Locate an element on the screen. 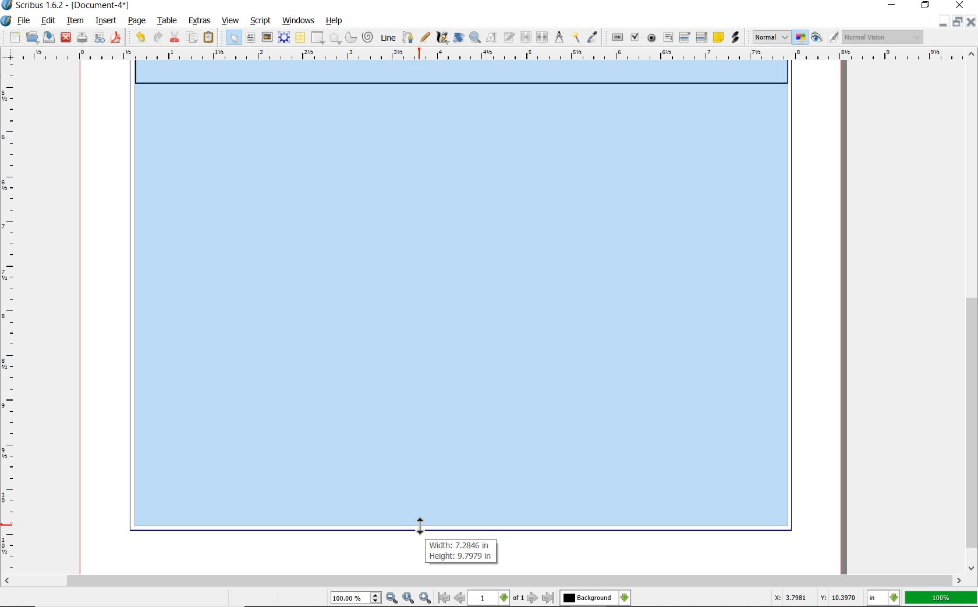 This screenshot has width=978, height=607. print is located at coordinates (81, 38).